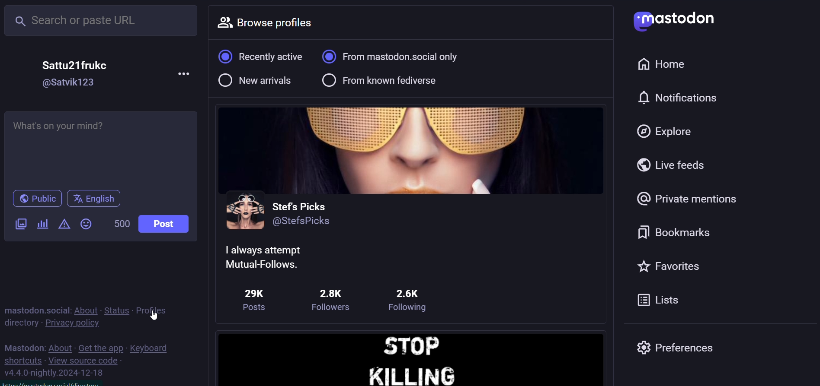 Image resolution: width=820 pixels, height=386 pixels. What do you see at coordinates (157, 314) in the screenshot?
I see `cursor` at bounding box center [157, 314].